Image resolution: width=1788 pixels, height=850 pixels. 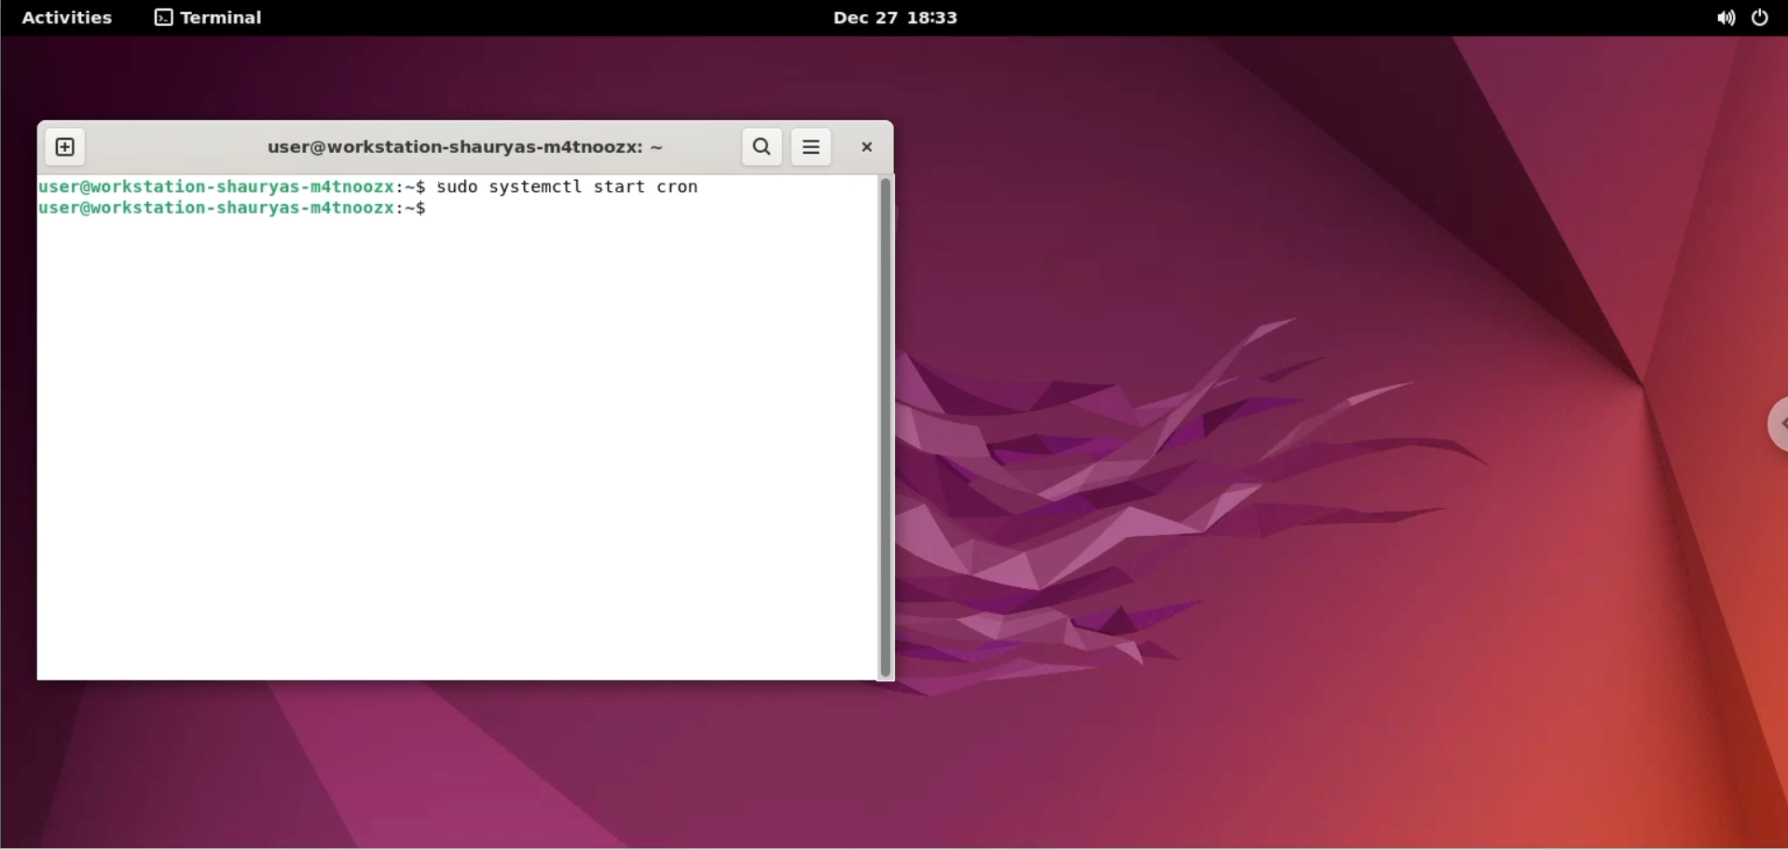 What do you see at coordinates (217, 19) in the screenshot?
I see `terminal ` at bounding box center [217, 19].